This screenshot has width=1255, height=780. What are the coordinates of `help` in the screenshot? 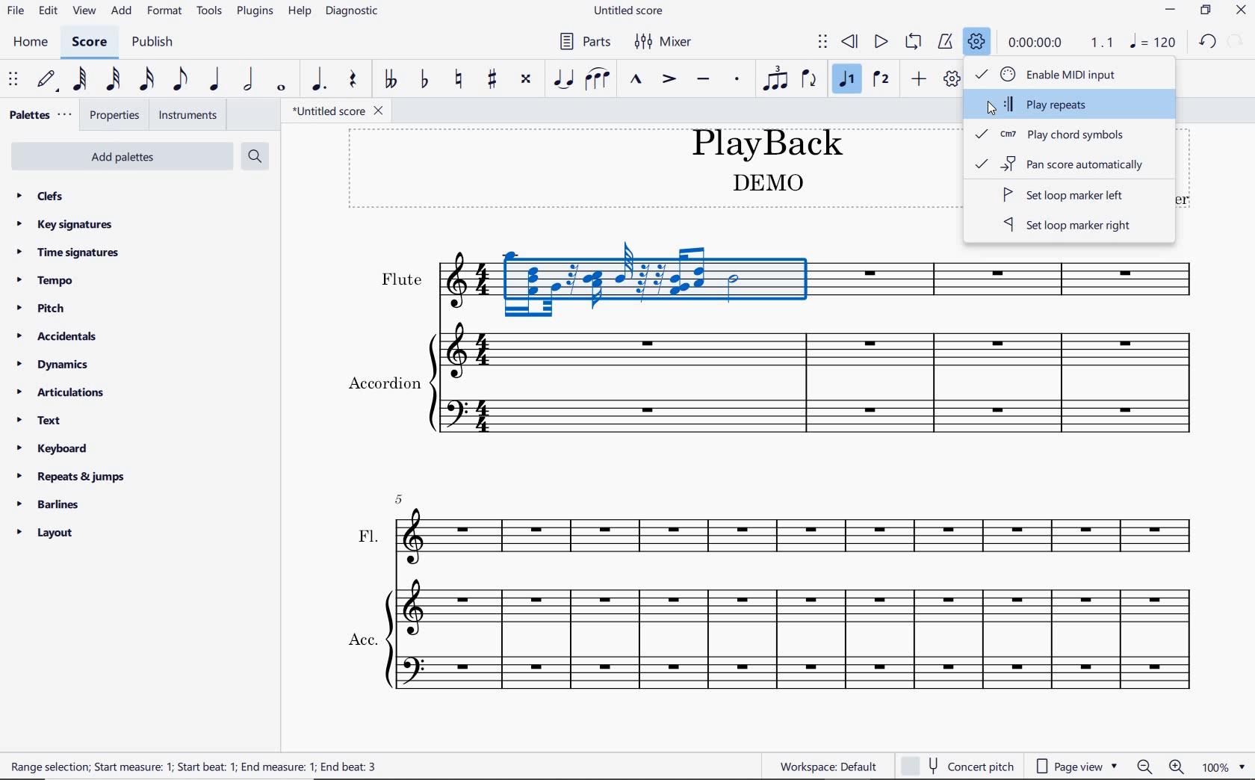 It's located at (299, 12).